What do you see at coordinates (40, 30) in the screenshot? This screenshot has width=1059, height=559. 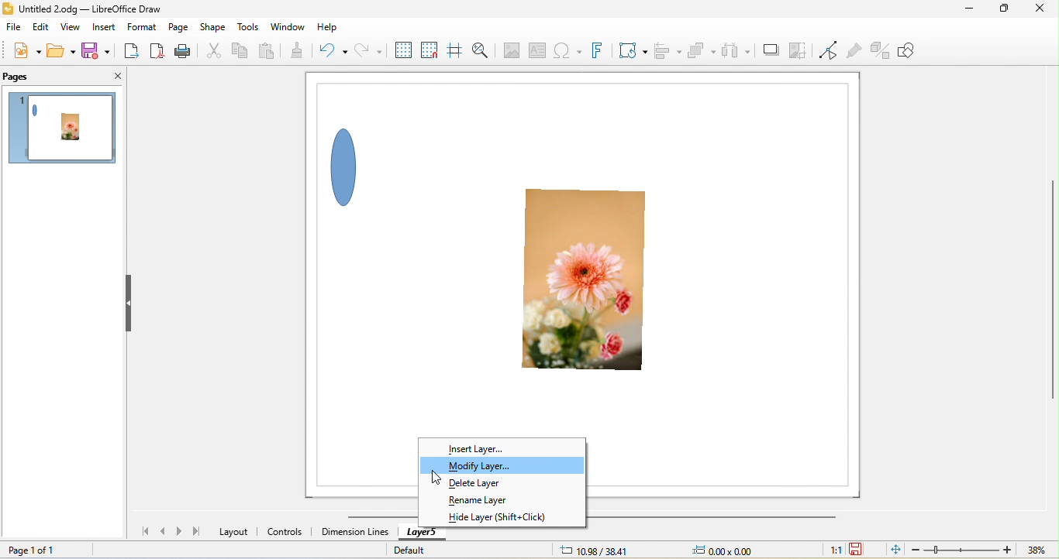 I see `edit` at bounding box center [40, 30].